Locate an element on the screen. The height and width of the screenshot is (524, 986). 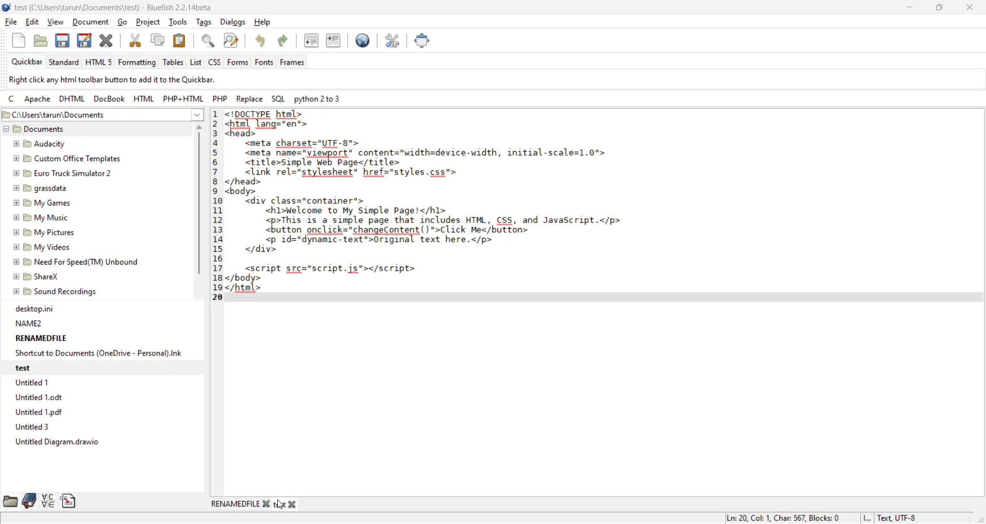
file browser is located at coordinates (11, 502).